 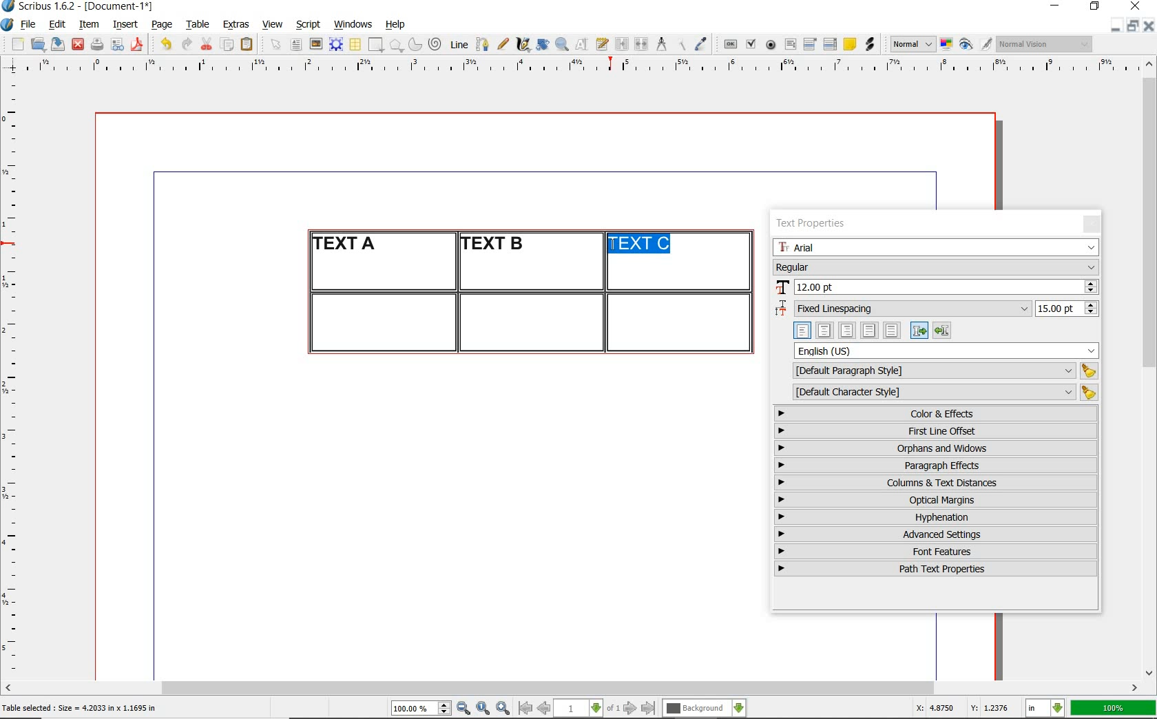 What do you see at coordinates (936, 551) in the screenshot?
I see `font features` at bounding box center [936, 551].